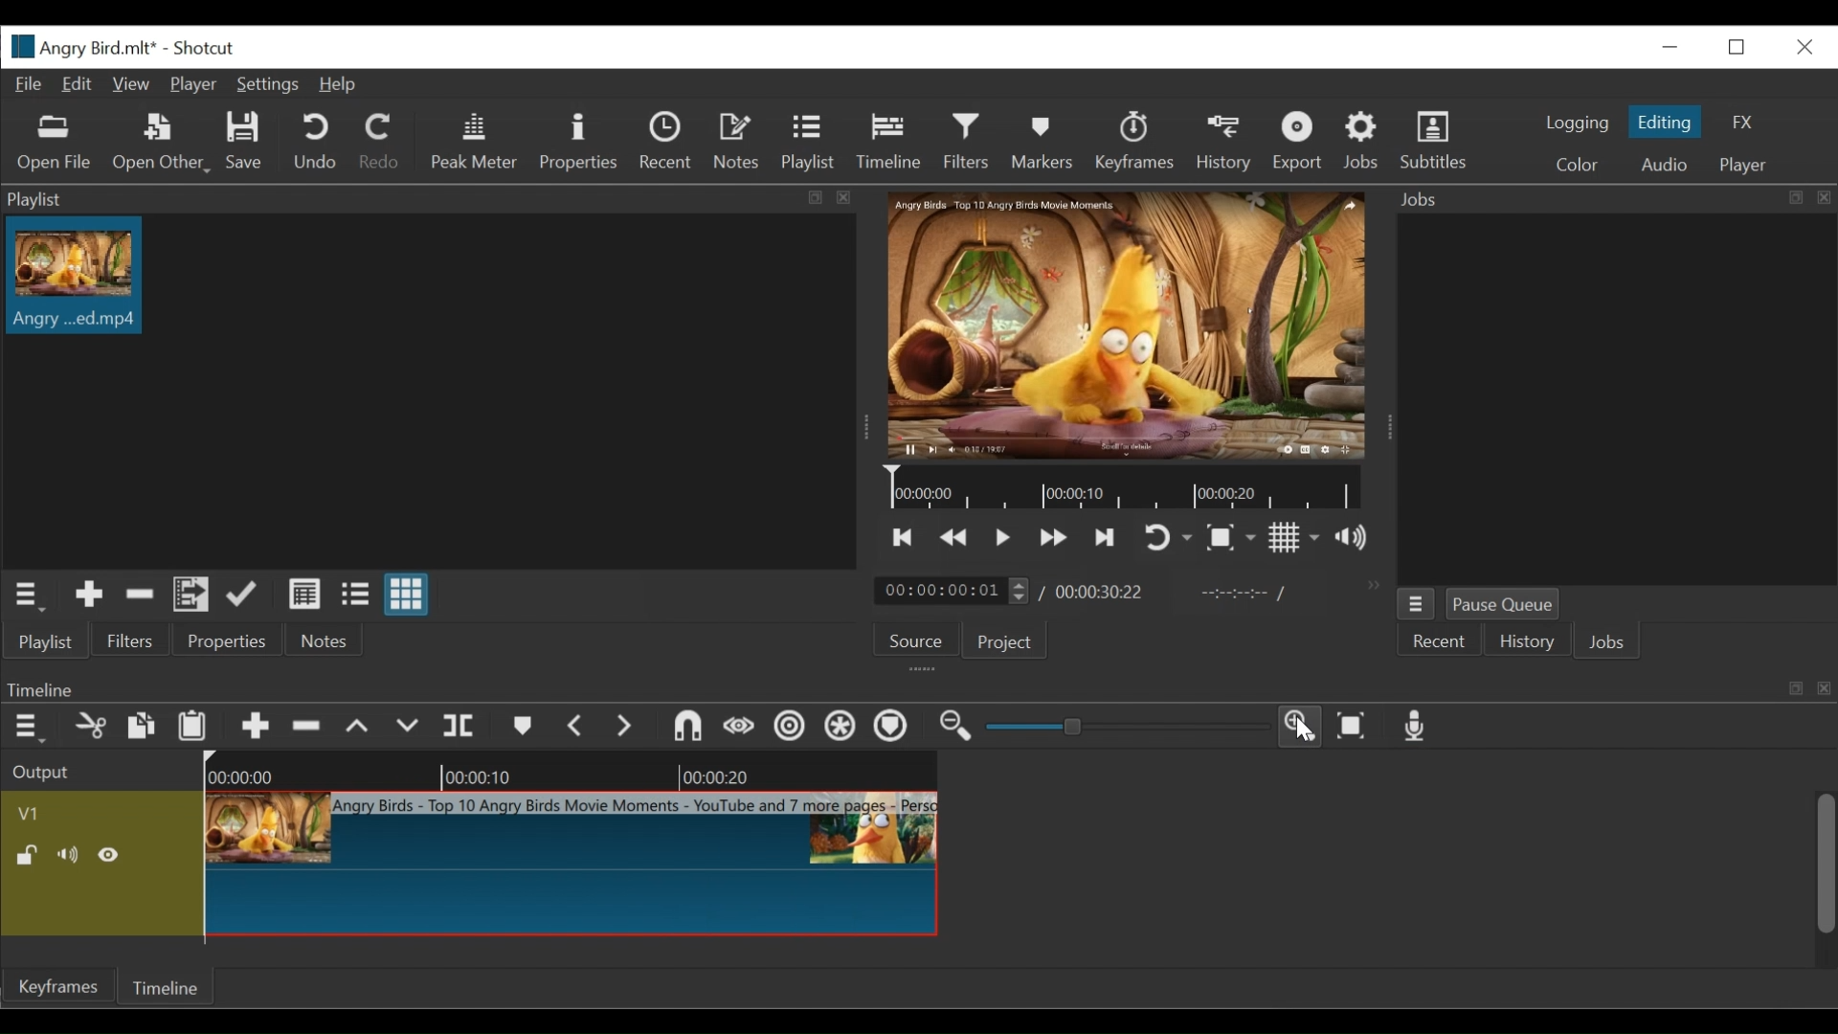  Describe the element at coordinates (891, 143) in the screenshot. I see `Timeline` at that location.